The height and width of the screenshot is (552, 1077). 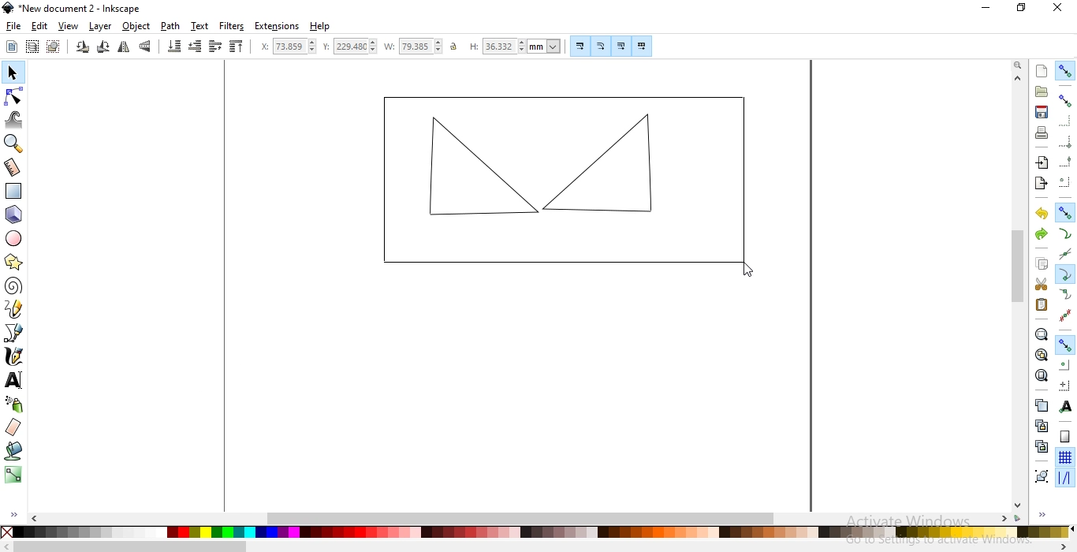 I want to click on zoom, so click(x=1016, y=65).